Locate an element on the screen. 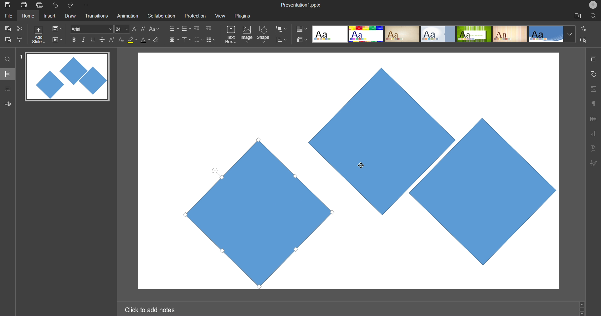 The width and height of the screenshot is (601, 316). Transitions is located at coordinates (96, 16).